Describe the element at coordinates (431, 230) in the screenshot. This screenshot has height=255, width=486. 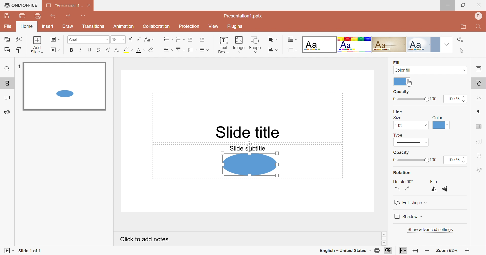
I see `Show advanced settings` at that location.